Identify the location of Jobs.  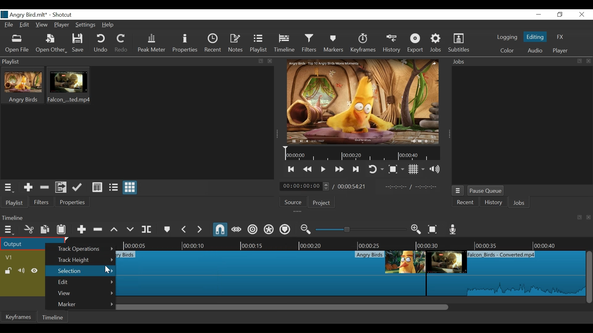
(436, 44).